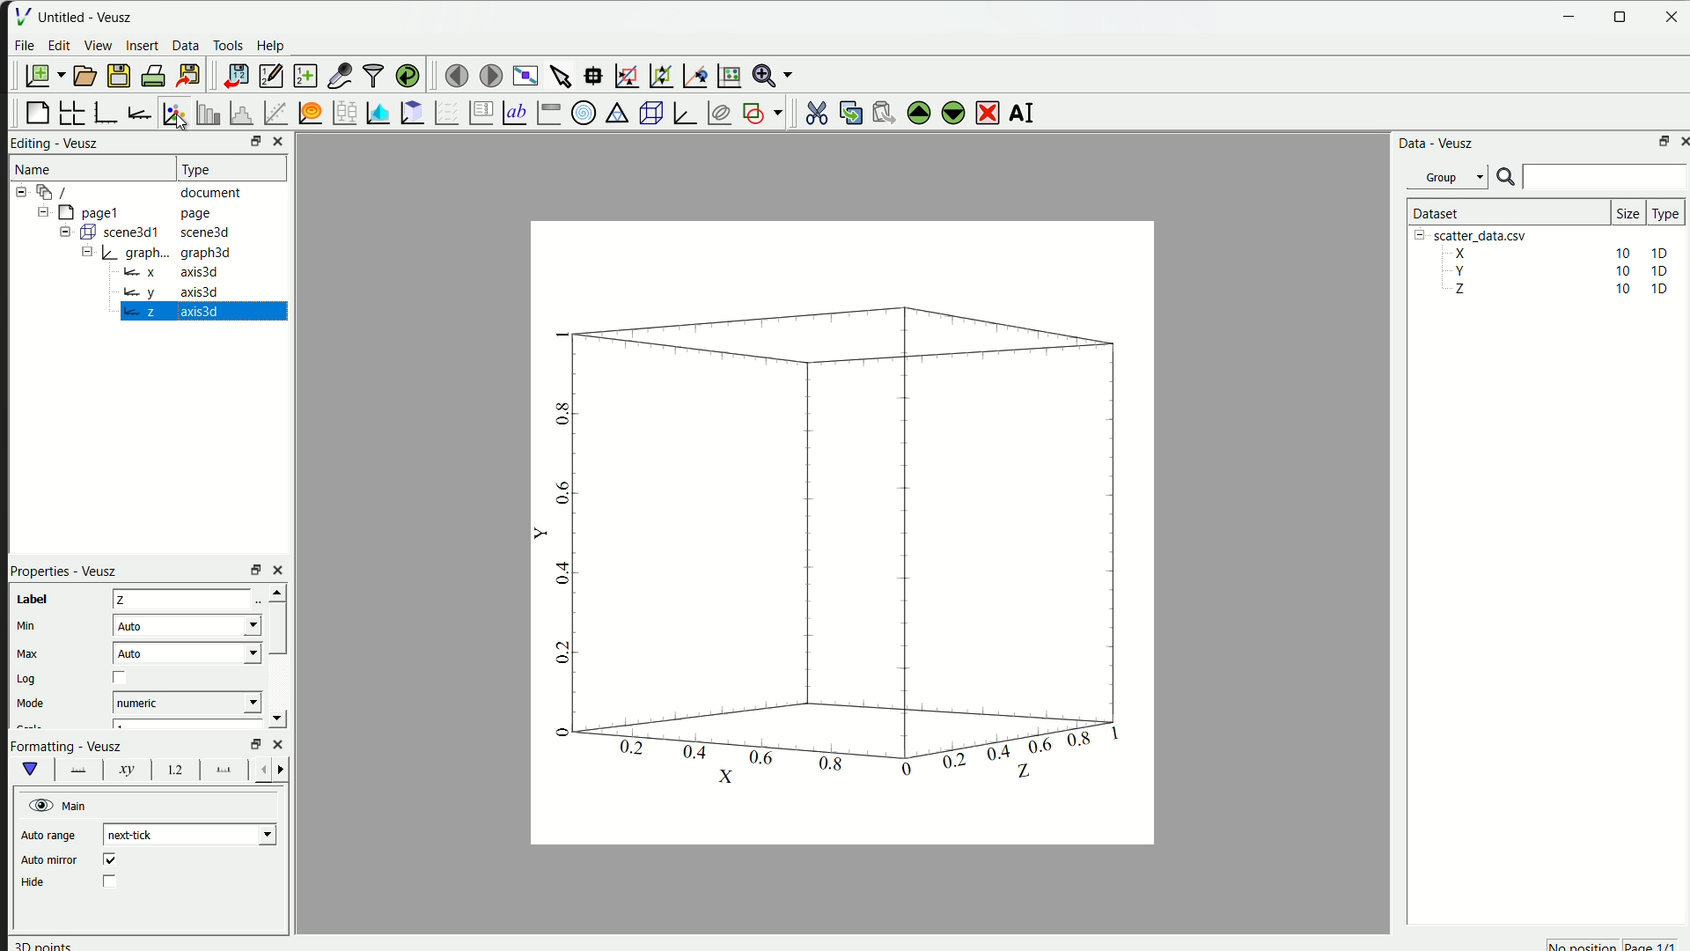 The height and width of the screenshot is (951, 1690). I want to click on | Hide, so click(36, 886).